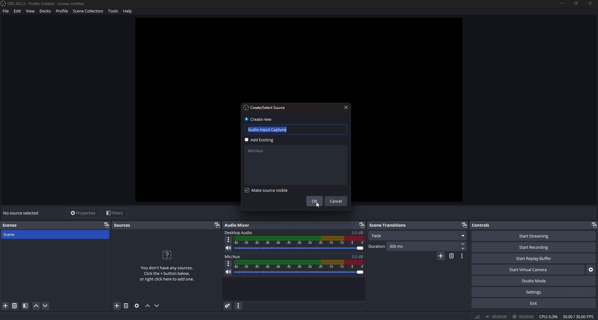 Image resolution: width=598 pixels, height=320 pixels. I want to click on pop out, so click(464, 224).